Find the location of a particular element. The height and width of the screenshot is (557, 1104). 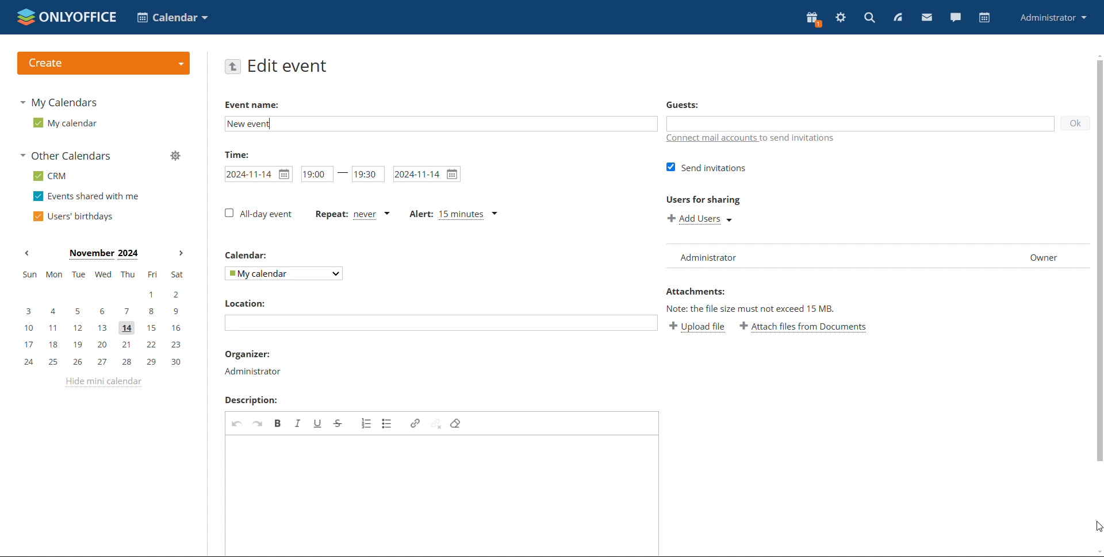

Description is located at coordinates (256, 401).